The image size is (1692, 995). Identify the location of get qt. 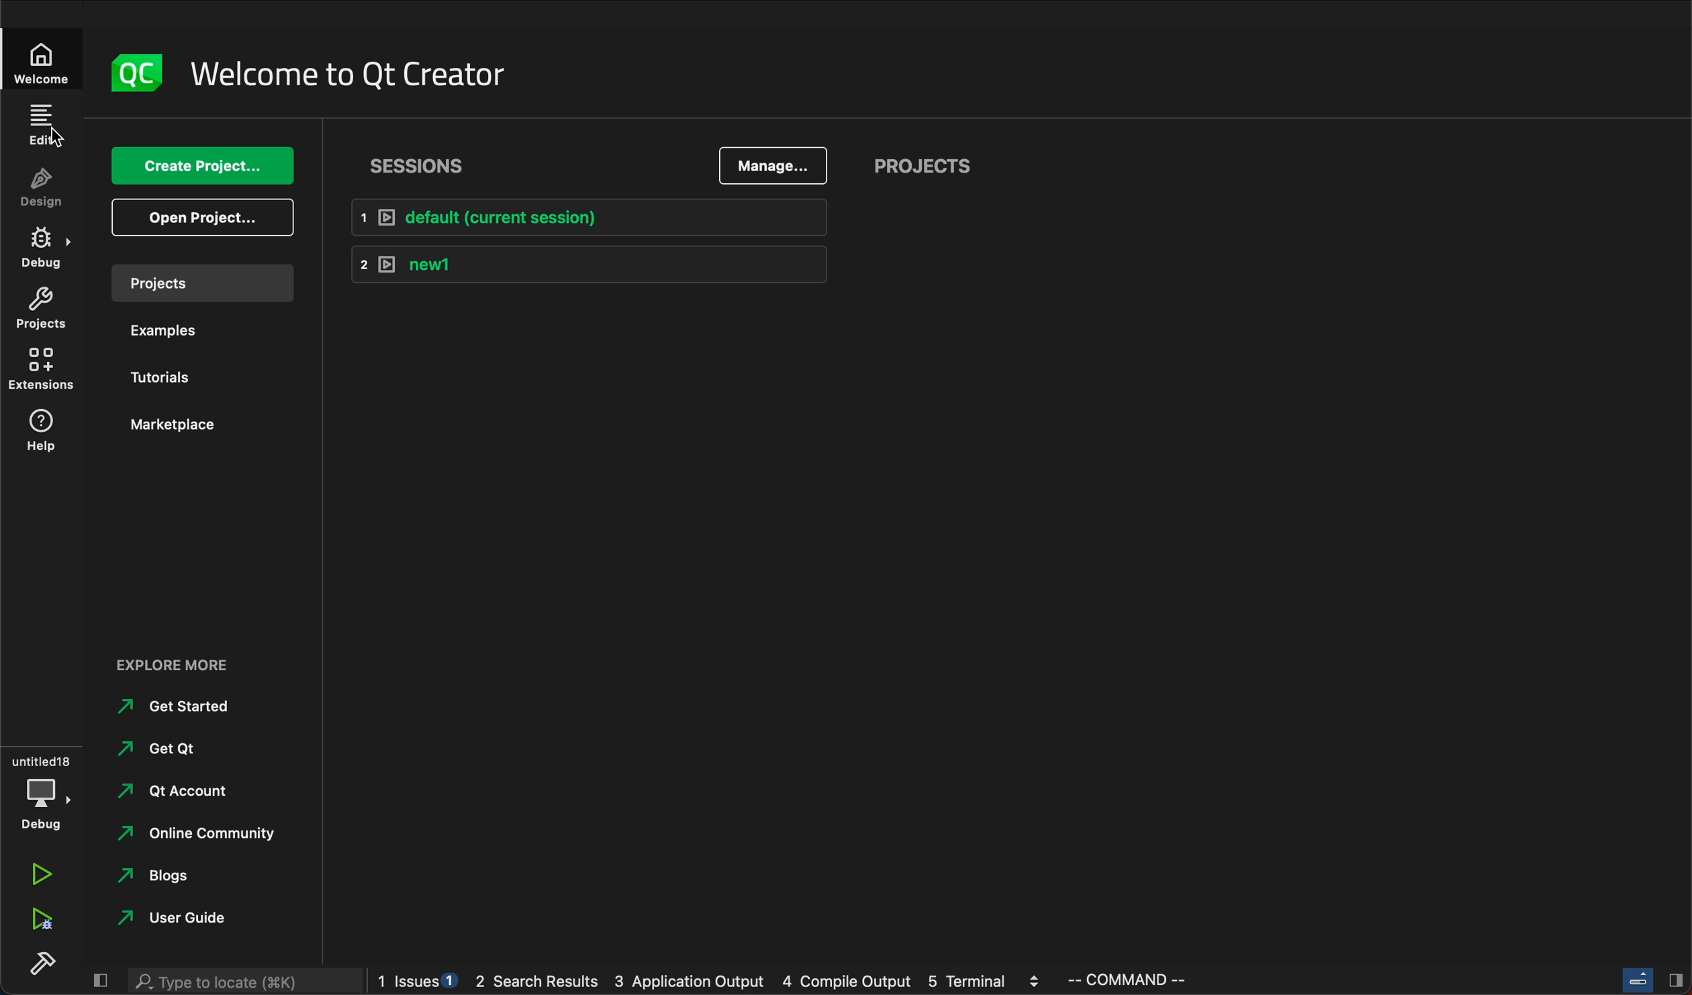
(168, 747).